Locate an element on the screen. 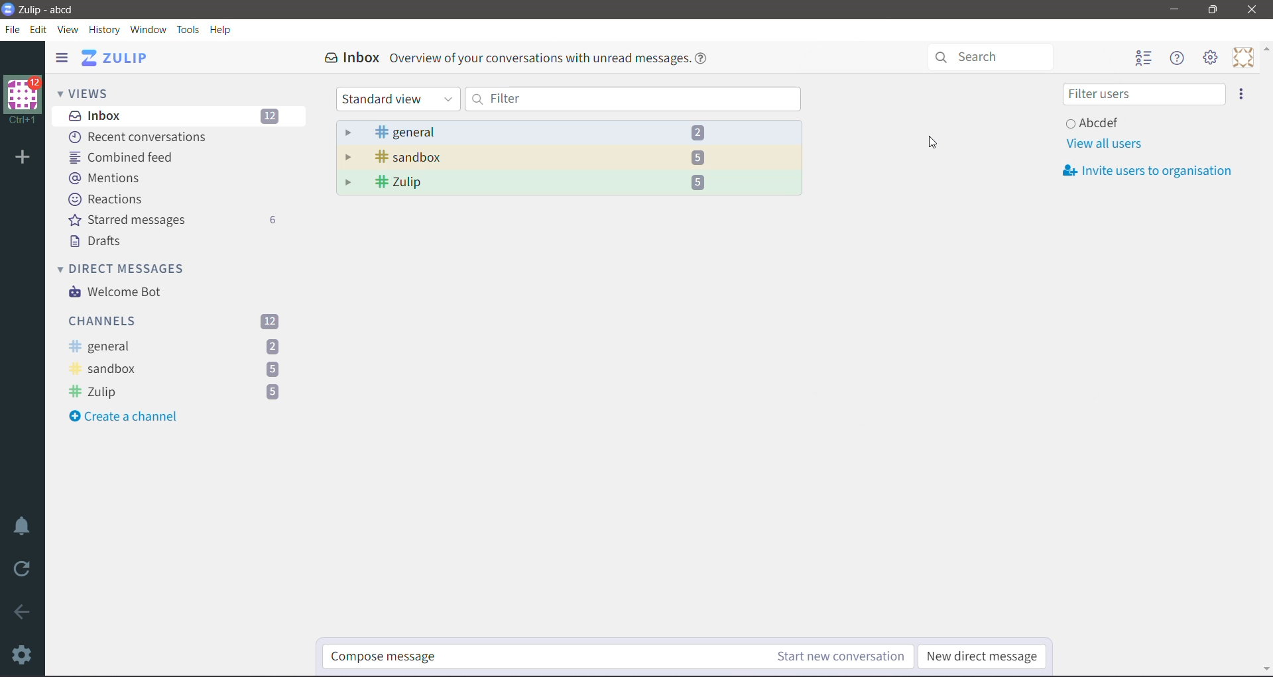 The image size is (1273, 677). Standard view is located at coordinates (396, 99).